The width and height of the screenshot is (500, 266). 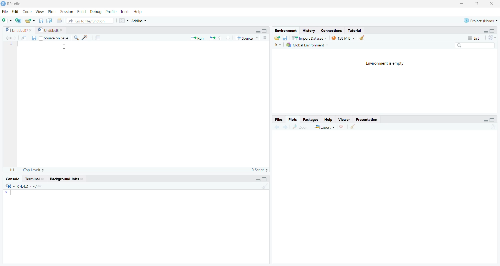 What do you see at coordinates (283, 126) in the screenshot?
I see `forward/backward` at bounding box center [283, 126].